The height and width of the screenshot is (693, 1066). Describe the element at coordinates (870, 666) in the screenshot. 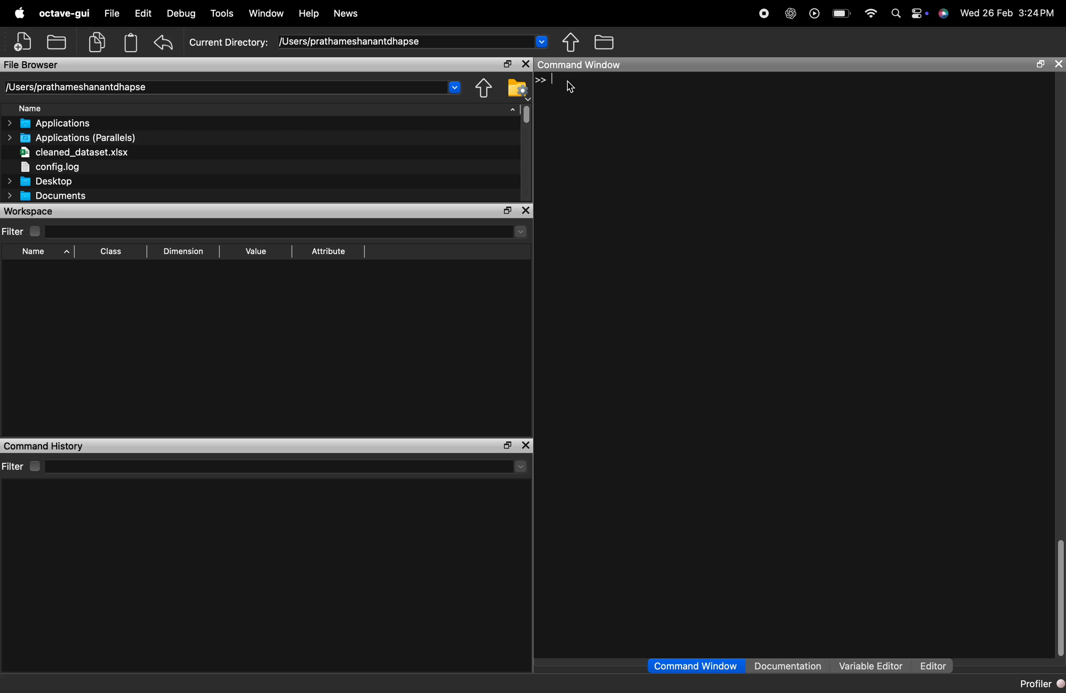

I see `Variable Editor` at that location.